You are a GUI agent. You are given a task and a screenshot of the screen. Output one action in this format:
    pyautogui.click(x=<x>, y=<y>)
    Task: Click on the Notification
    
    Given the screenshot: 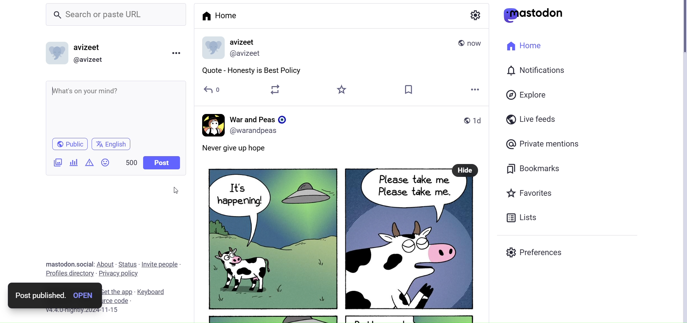 What is the action you would take?
    pyautogui.click(x=537, y=69)
    